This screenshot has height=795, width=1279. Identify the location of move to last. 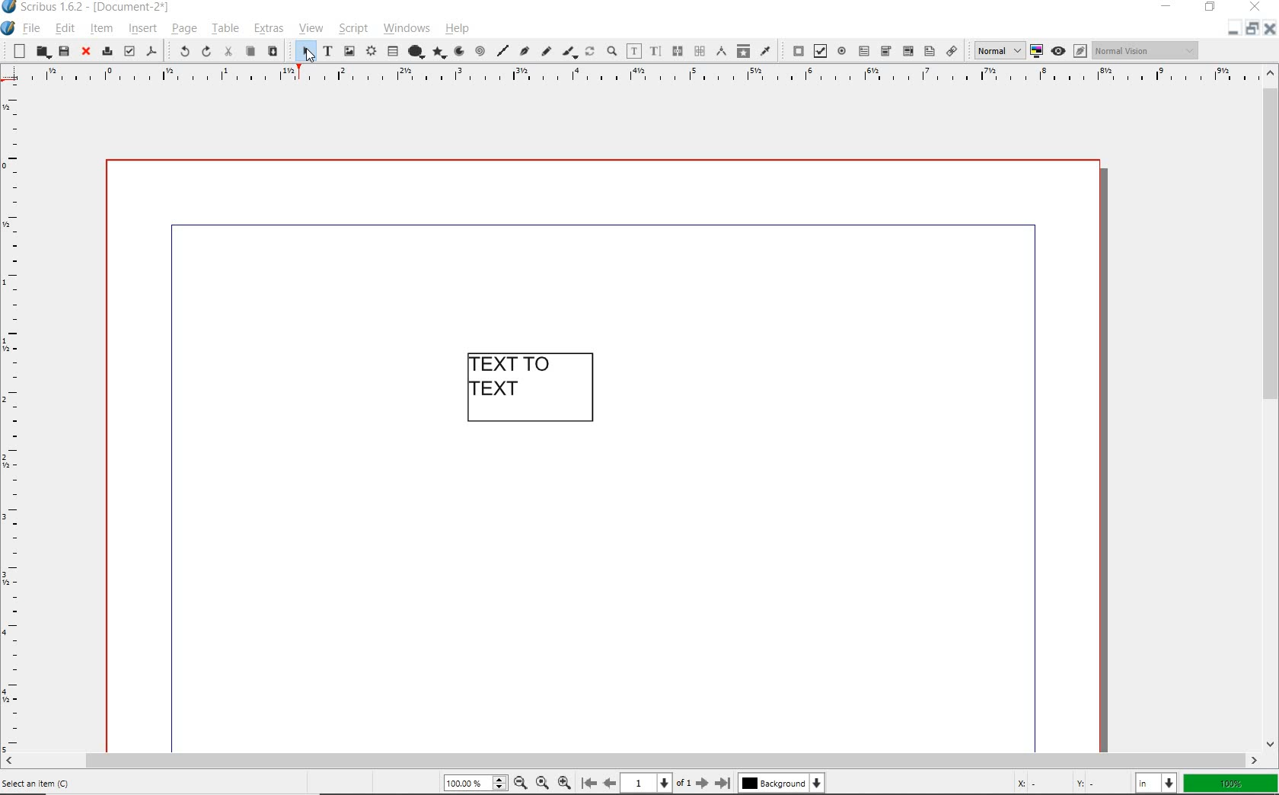
(725, 784).